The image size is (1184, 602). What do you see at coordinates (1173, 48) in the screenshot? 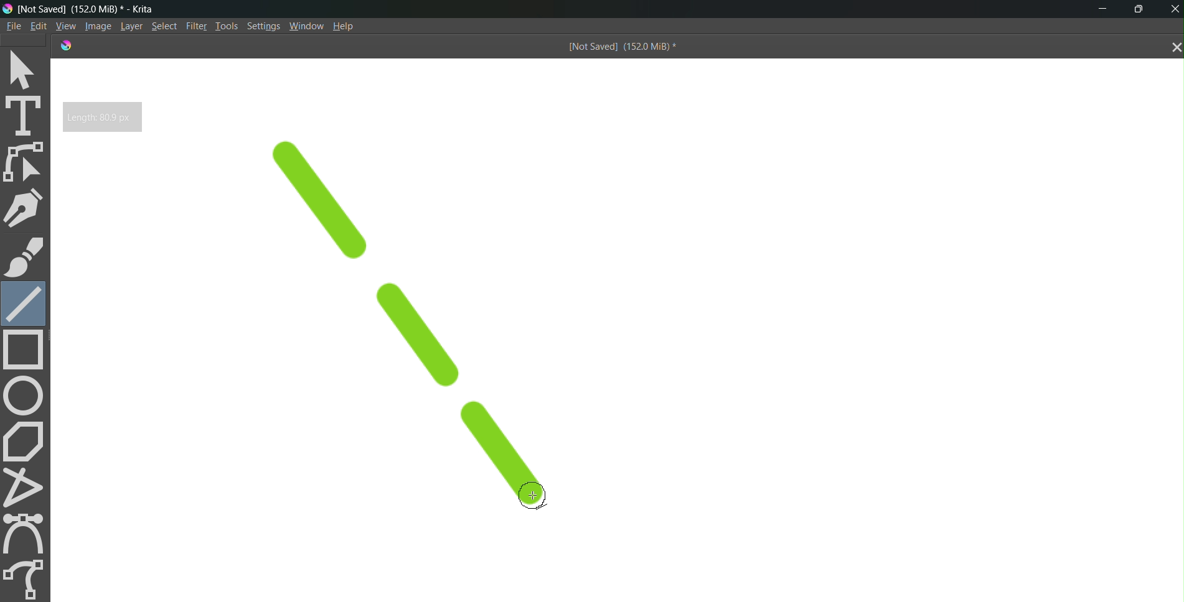
I see `close tab` at bounding box center [1173, 48].